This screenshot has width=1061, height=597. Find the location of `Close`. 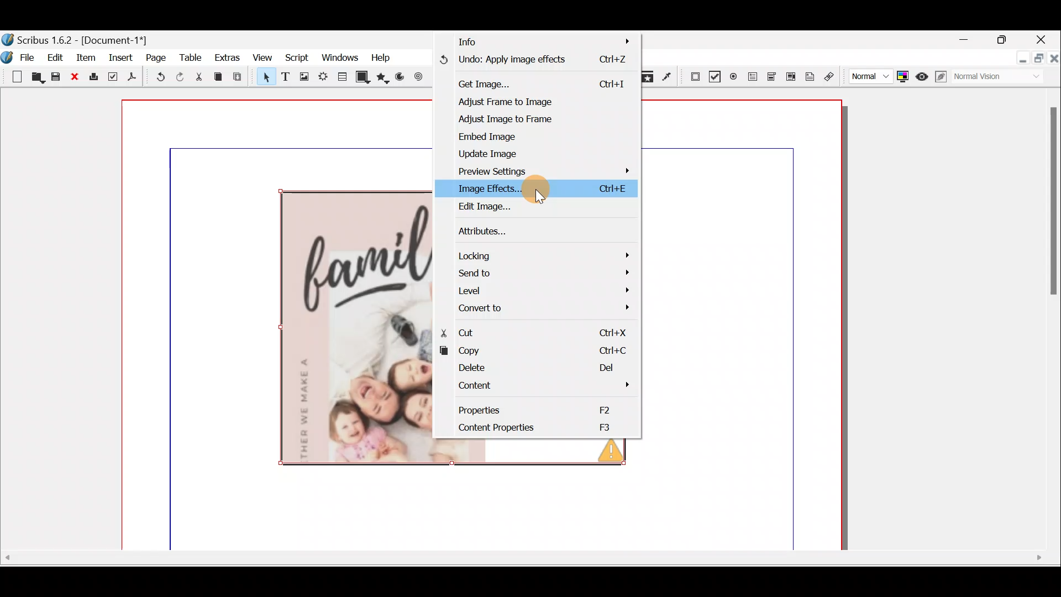

Close is located at coordinates (1054, 59).